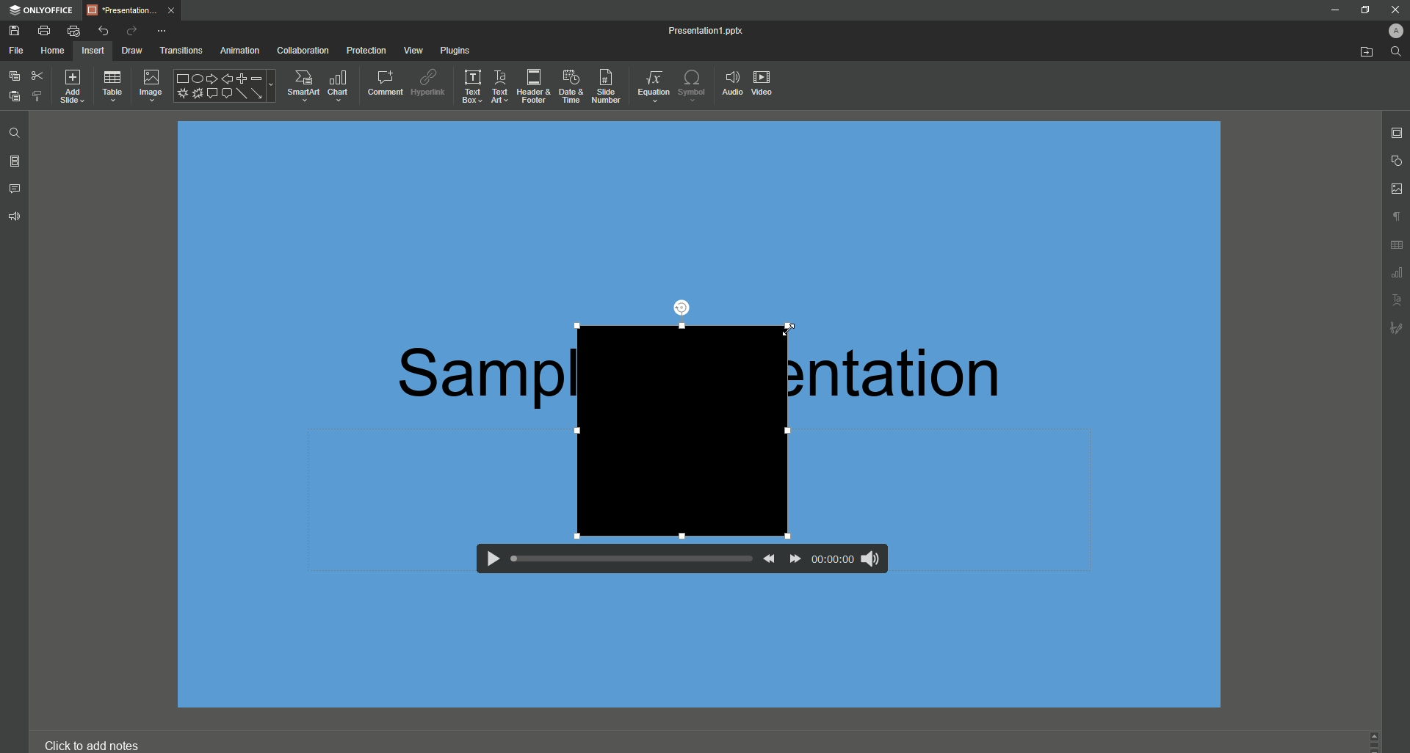  I want to click on File, so click(15, 50).